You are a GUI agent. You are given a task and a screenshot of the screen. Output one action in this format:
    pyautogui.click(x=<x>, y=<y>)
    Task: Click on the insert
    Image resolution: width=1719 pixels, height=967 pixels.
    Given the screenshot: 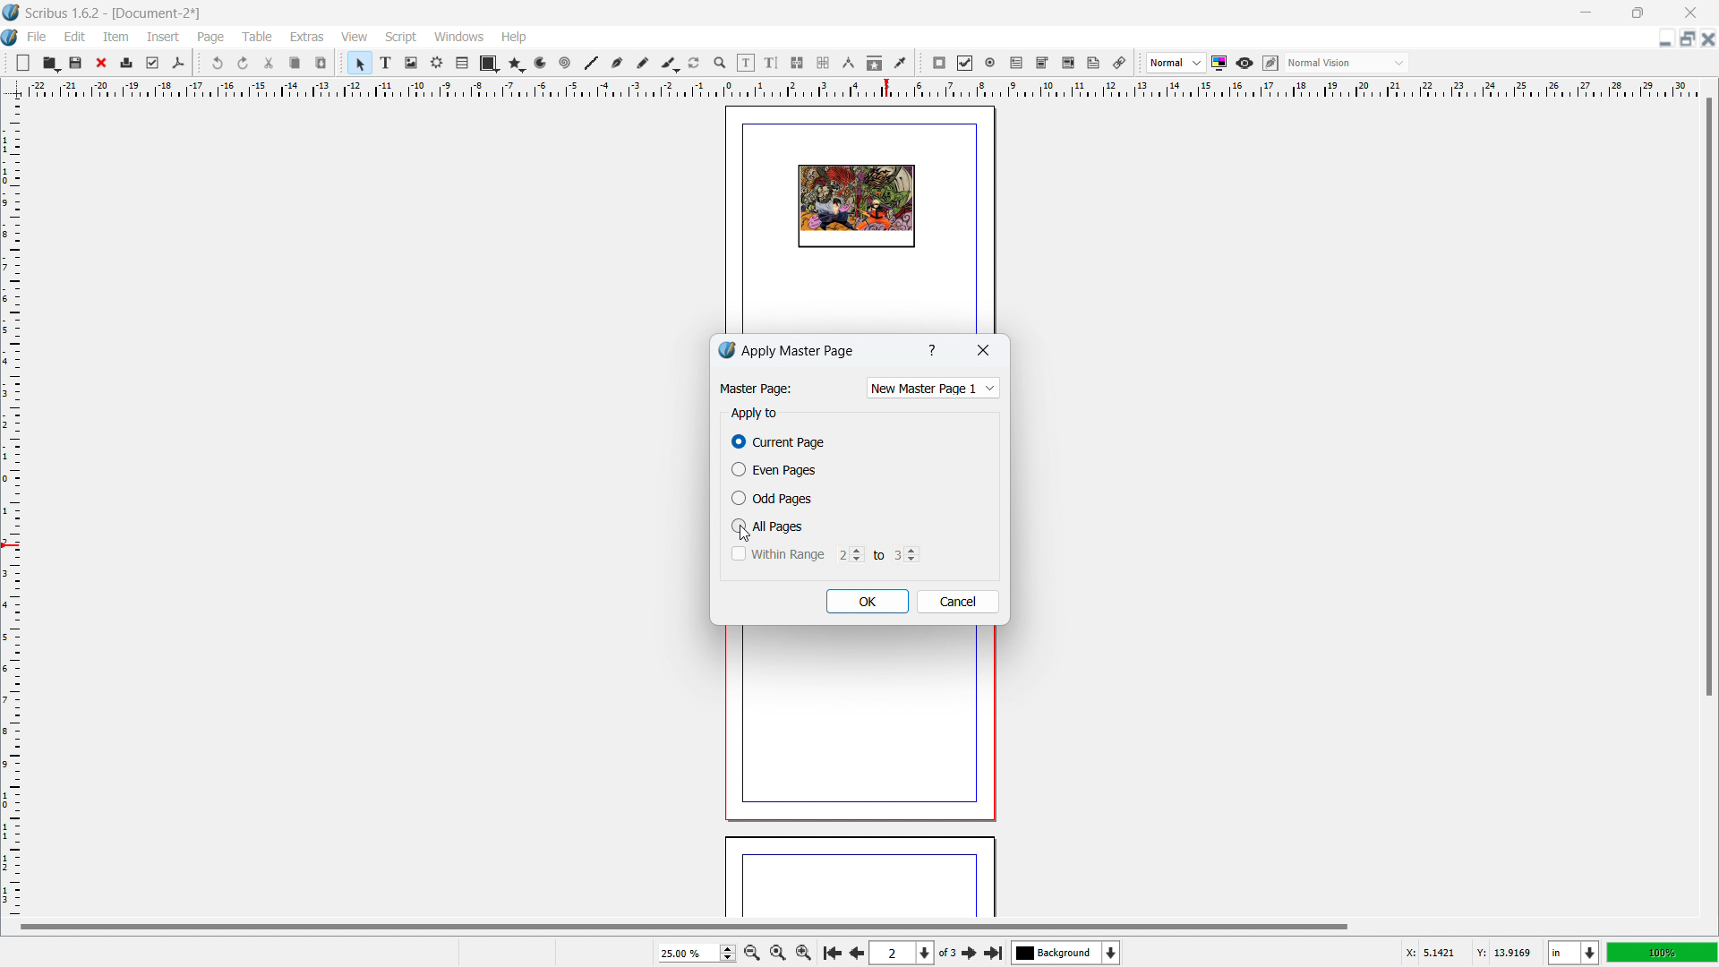 What is the action you would take?
    pyautogui.click(x=165, y=37)
    